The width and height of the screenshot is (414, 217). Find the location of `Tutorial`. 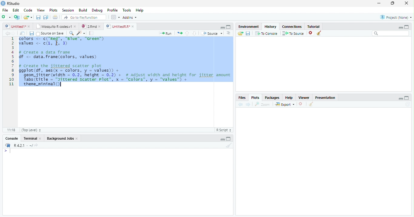

Tutorial is located at coordinates (314, 26).